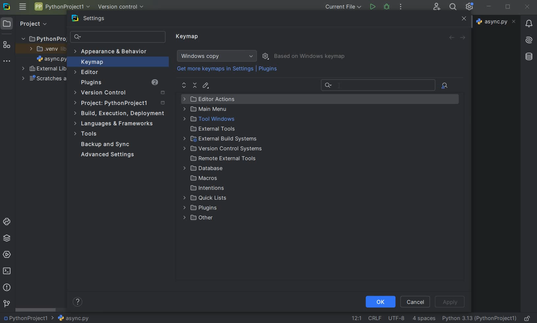 The height and width of the screenshot is (323, 537). Describe the element at coordinates (44, 69) in the screenshot. I see `external libraries` at that location.